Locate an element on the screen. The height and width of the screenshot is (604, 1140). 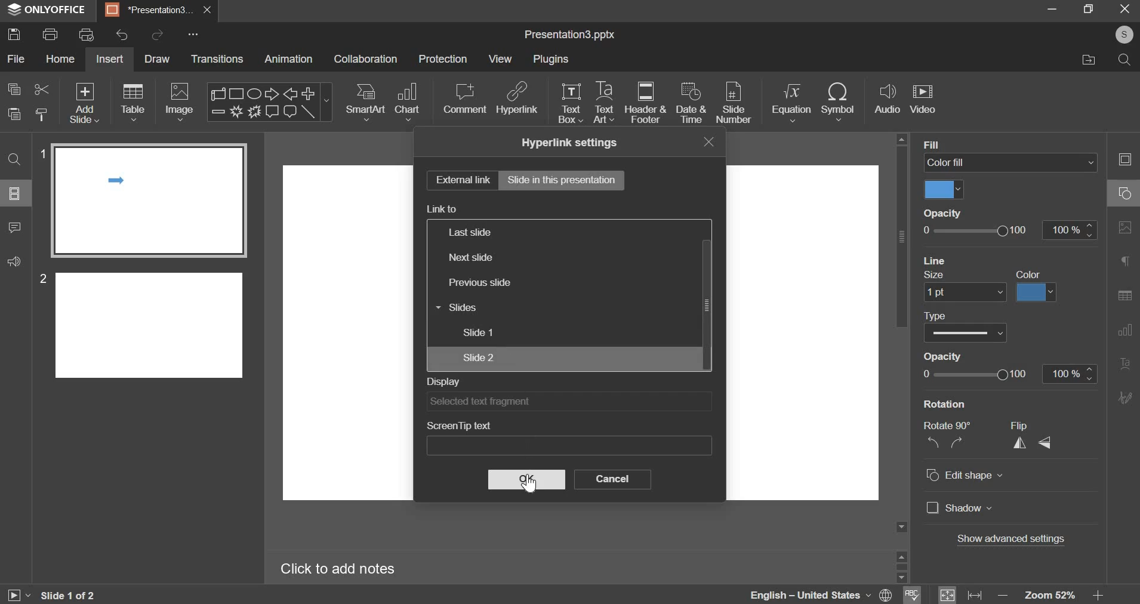
rotation is located at coordinates (945, 404).